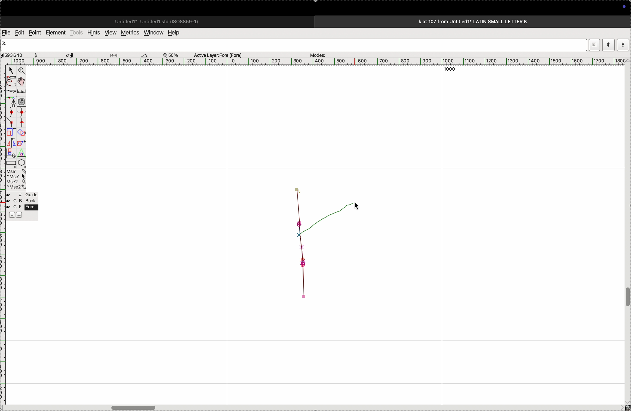 The width and height of the screenshot is (631, 411). What do you see at coordinates (152, 32) in the screenshot?
I see `window` at bounding box center [152, 32].